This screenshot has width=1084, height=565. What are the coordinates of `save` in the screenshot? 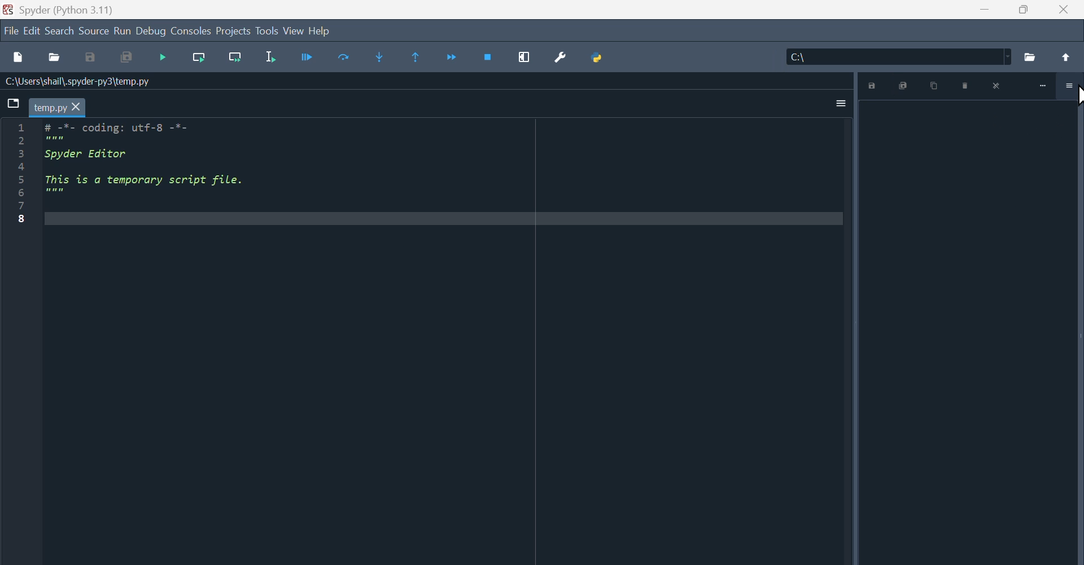 It's located at (88, 57).